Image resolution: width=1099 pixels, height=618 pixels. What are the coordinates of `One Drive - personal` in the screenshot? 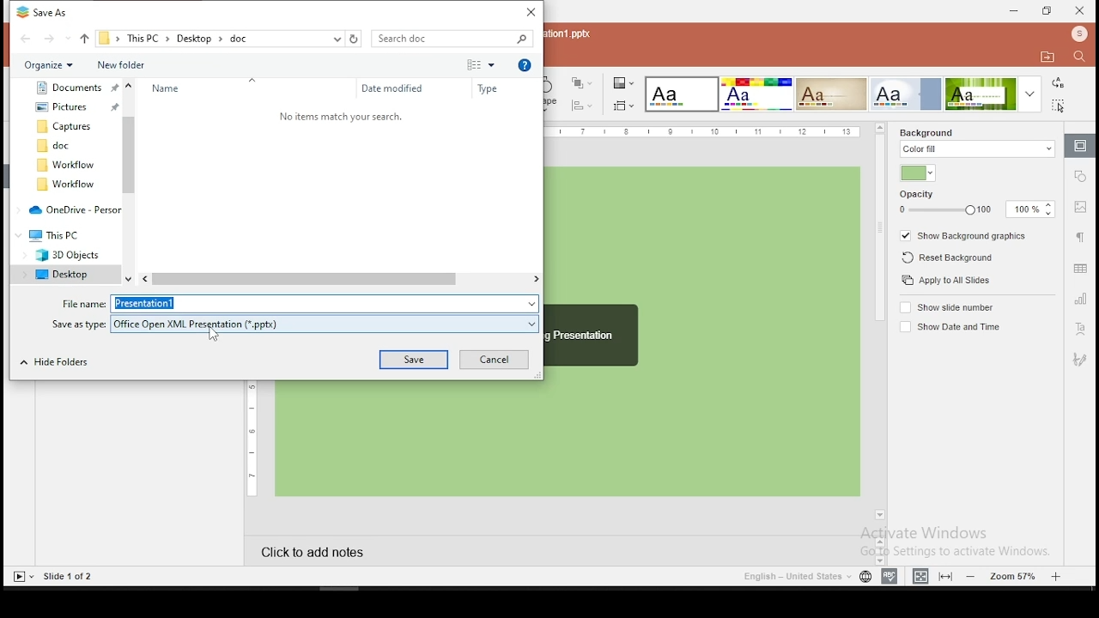 It's located at (72, 209).